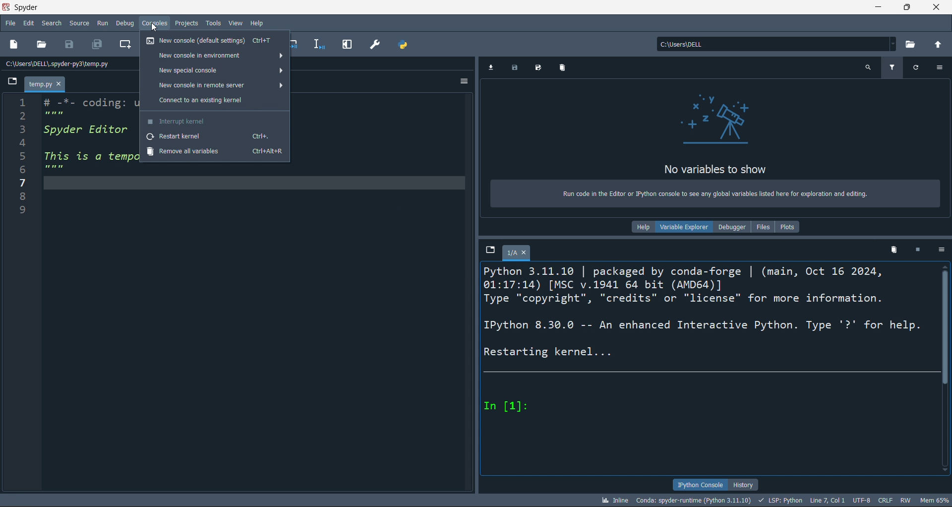 The height and width of the screenshot is (507, 952). I want to click on conda: spyder-runtime (python 3.11.10), so click(693, 501).